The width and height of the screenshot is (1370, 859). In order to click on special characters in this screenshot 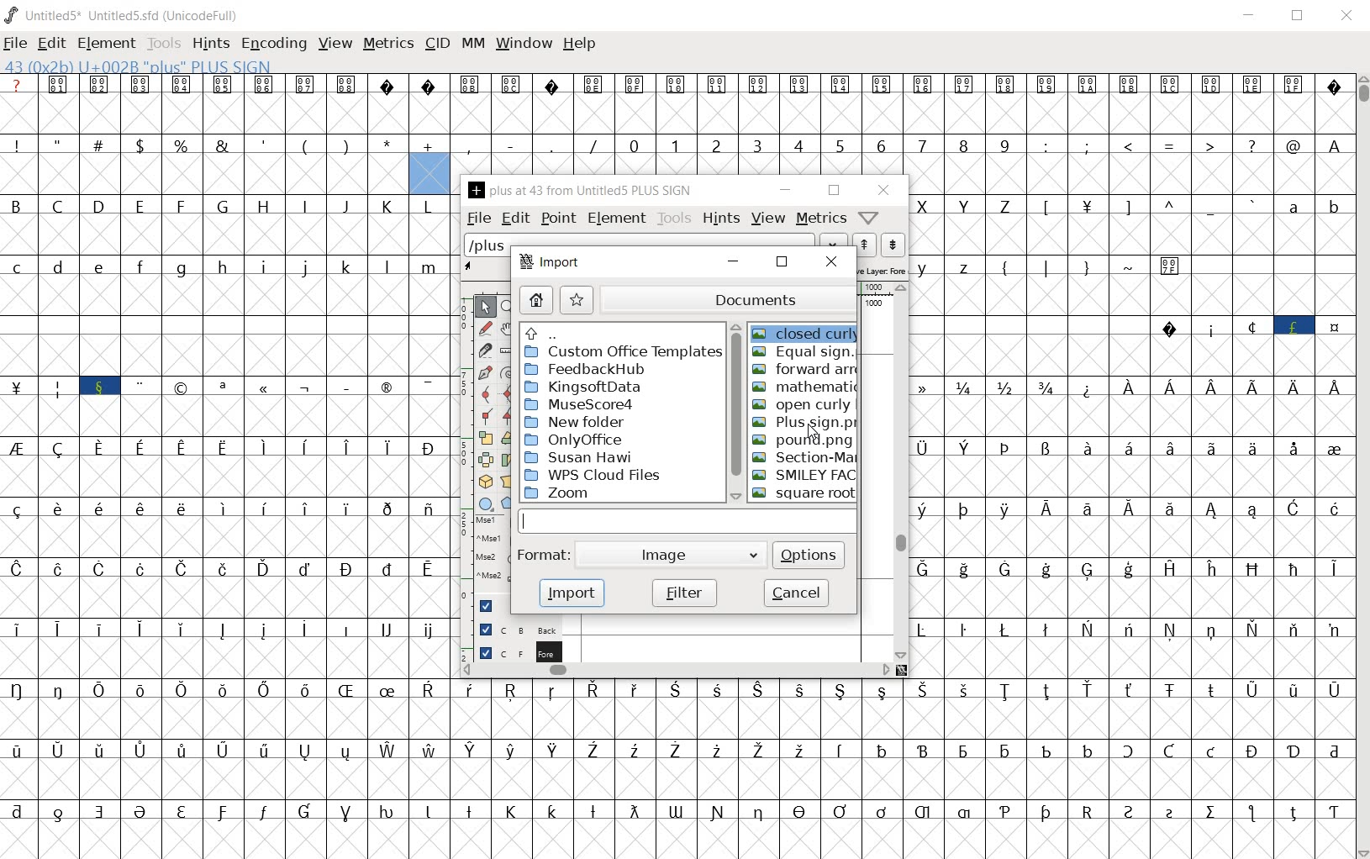, I will do `click(1190, 225)`.